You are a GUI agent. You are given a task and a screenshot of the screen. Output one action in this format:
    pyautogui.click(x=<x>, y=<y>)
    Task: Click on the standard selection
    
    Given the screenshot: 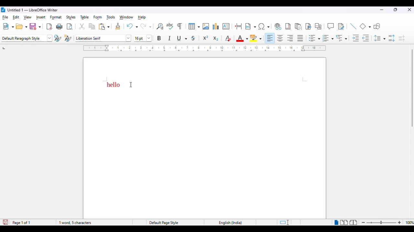 What is the action you would take?
    pyautogui.click(x=284, y=223)
    